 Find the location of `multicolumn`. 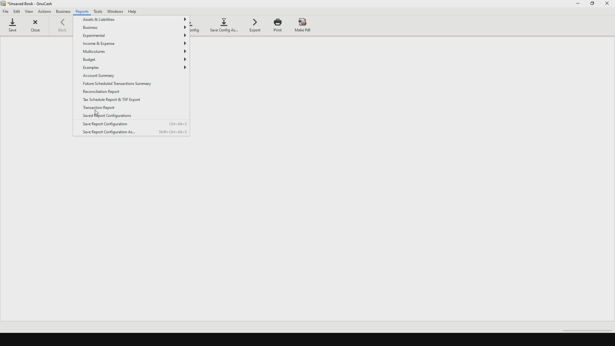

multicolumn is located at coordinates (133, 52).